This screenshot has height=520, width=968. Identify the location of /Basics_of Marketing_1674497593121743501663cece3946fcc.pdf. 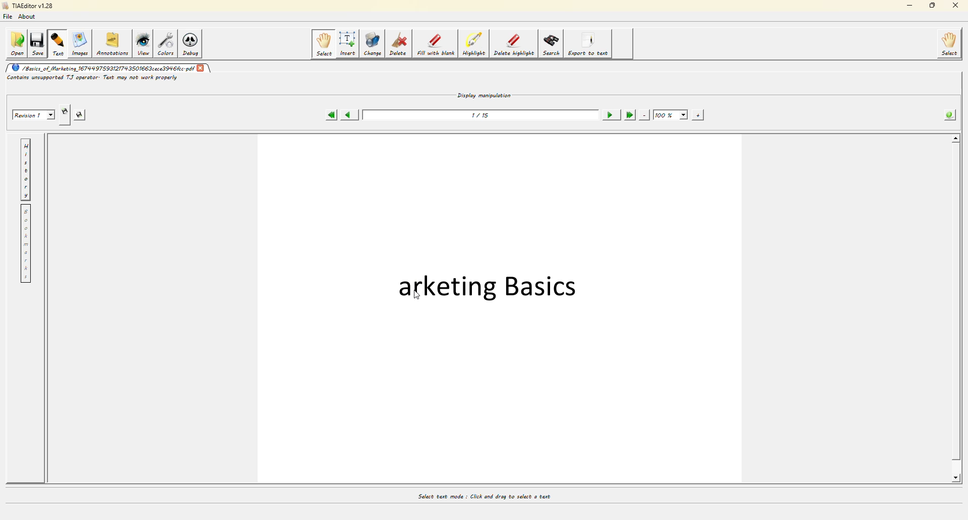
(103, 69).